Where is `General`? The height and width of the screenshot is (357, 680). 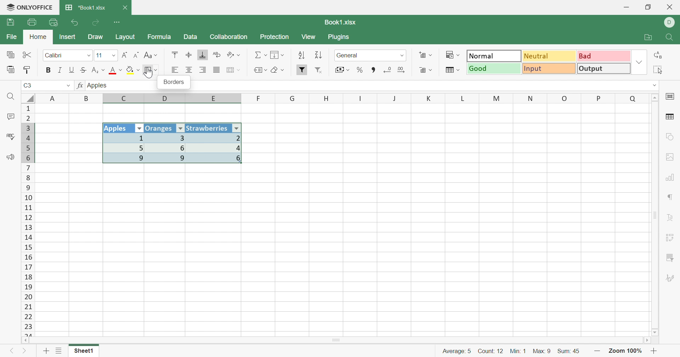 General is located at coordinates (350, 55).